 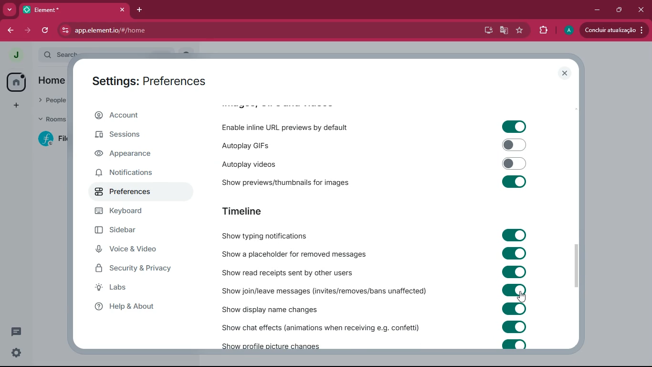 What do you see at coordinates (515, 163) in the screenshot?
I see `toggle on/off` at bounding box center [515, 163].